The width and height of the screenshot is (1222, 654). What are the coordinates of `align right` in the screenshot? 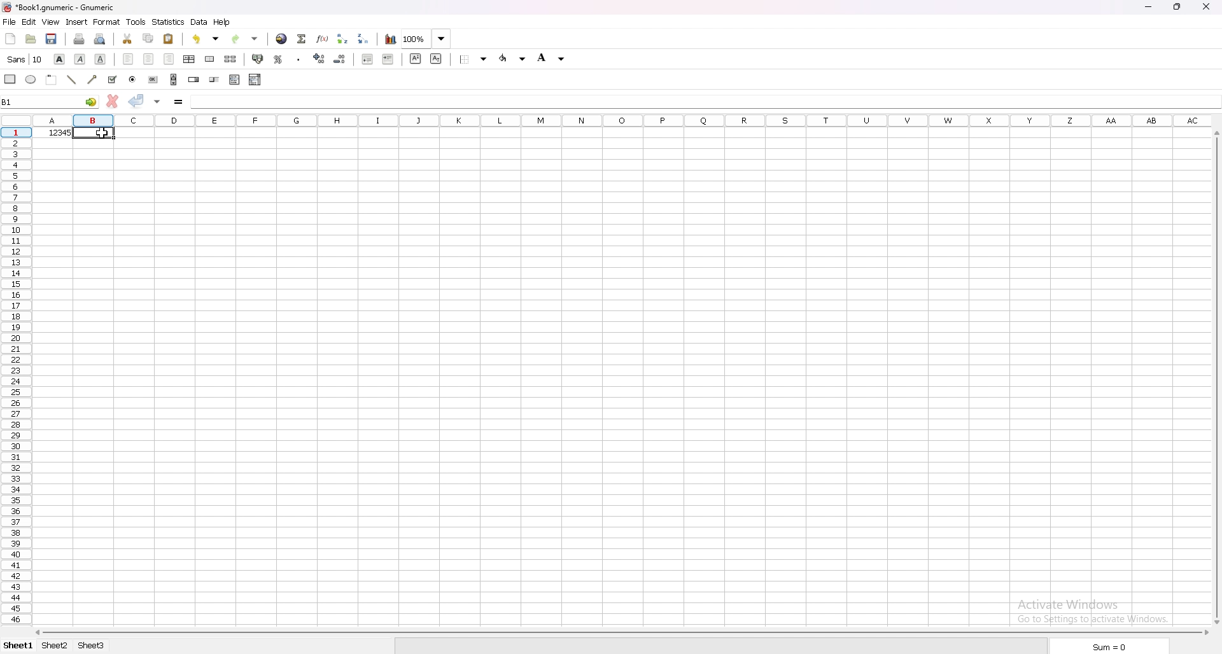 It's located at (168, 59).